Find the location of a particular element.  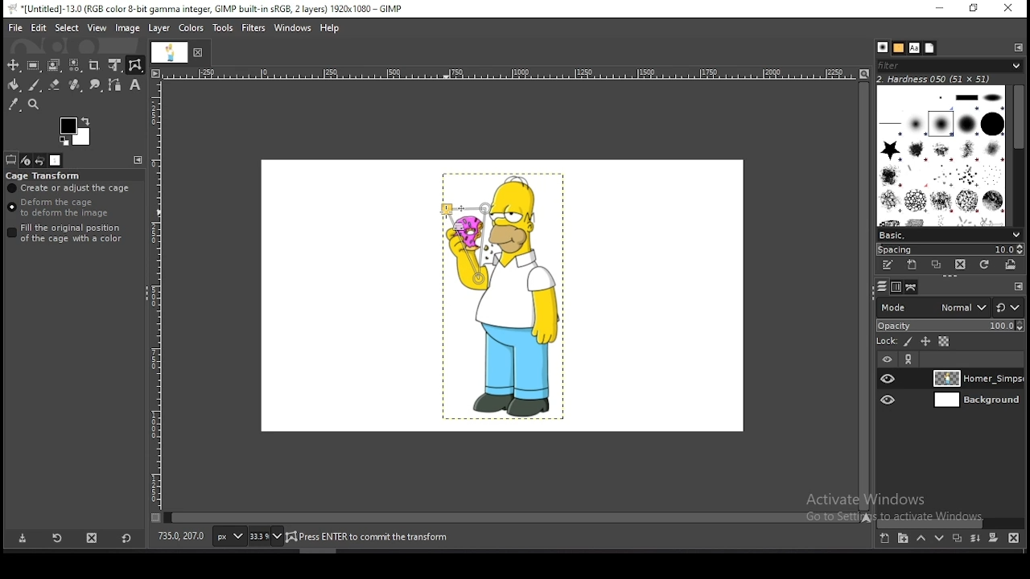

layer is located at coordinates (976, 379).